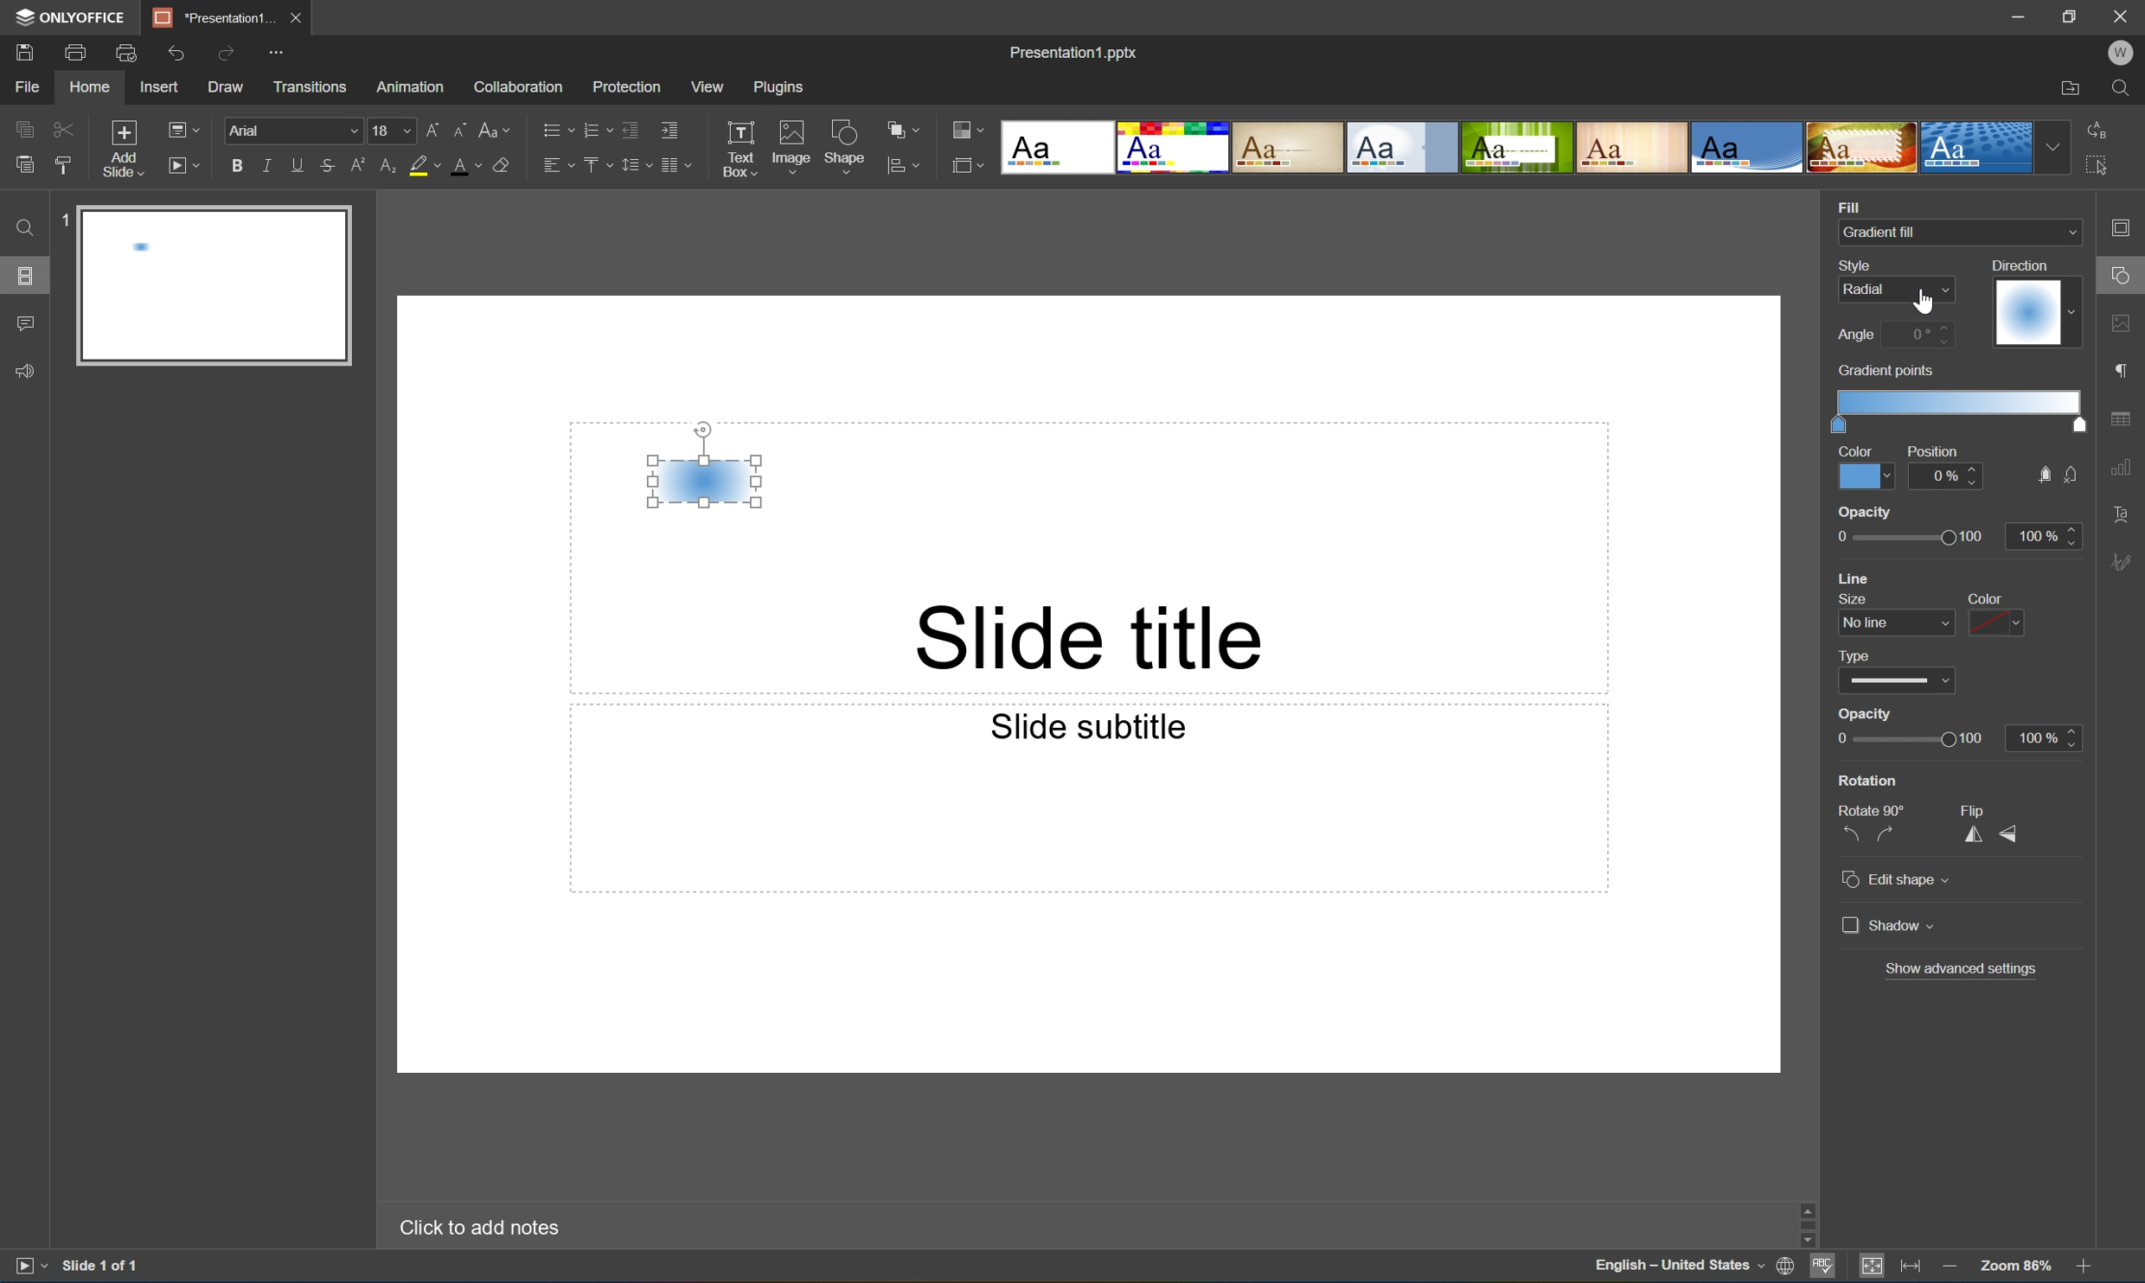 This screenshot has height=1283, width=2145. Describe the element at coordinates (2070, 90) in the screenshot. I see `Open file location` at that location.